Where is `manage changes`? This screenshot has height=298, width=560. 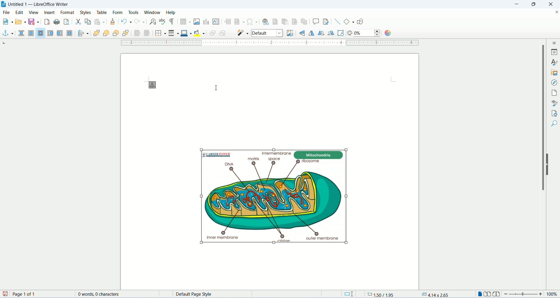
manage changes is located at coordinates (554, 113).